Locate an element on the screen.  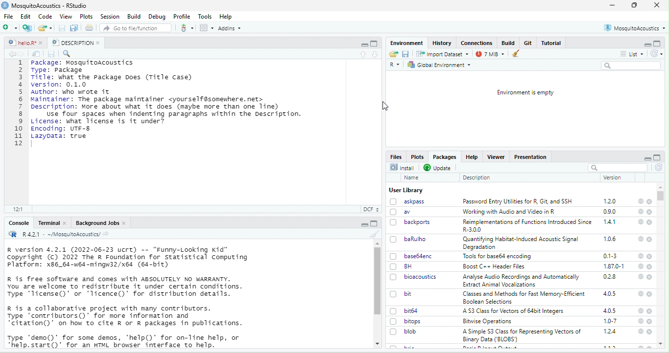
find is located at coordinates (68, 54).